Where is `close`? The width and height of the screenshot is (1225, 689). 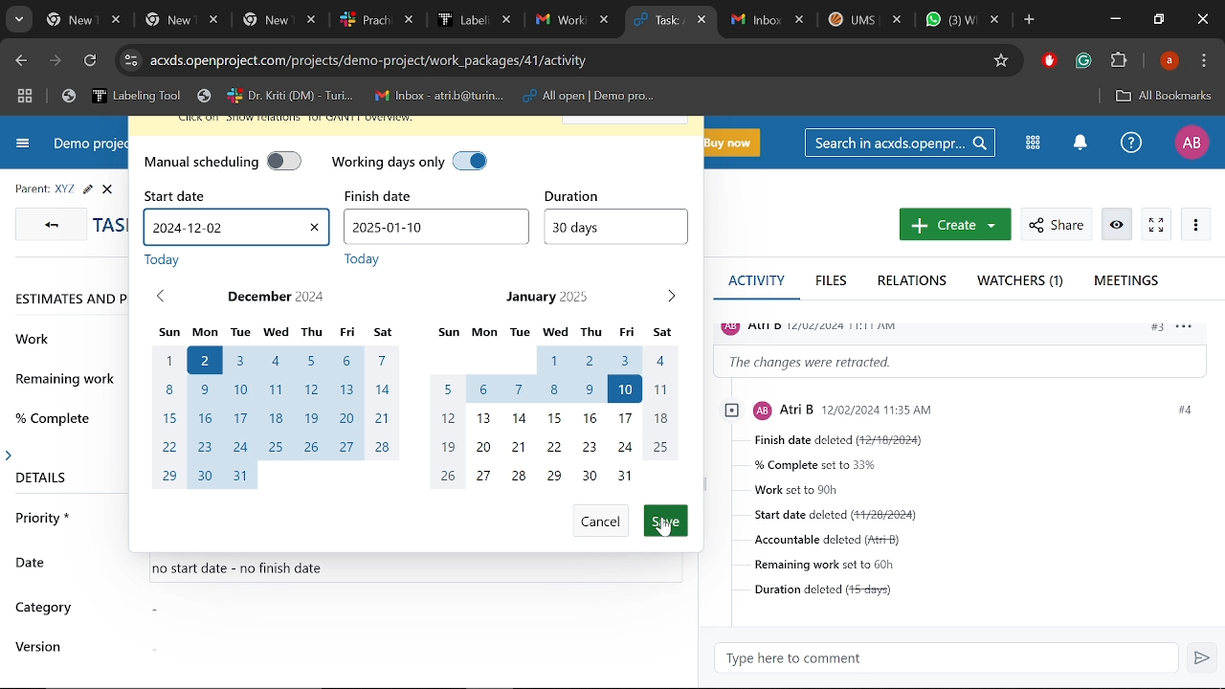
close is located at coordinates (111, 190).